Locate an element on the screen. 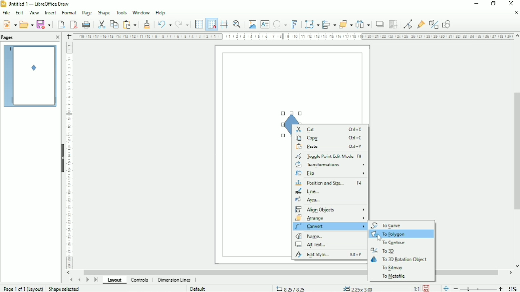 The height and width of the screenshot is (292, 520). Cut is located at coordinates (101, 24).